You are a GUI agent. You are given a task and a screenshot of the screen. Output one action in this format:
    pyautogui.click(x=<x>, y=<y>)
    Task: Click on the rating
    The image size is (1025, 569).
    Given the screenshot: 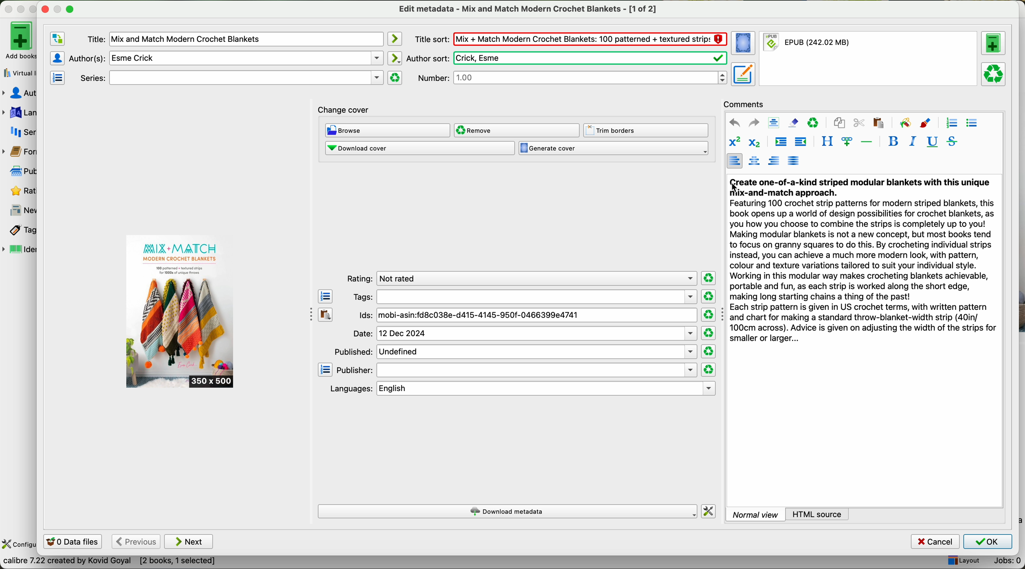 What is the action you would take?
    pyautogui.click(x=520, y=279)
    